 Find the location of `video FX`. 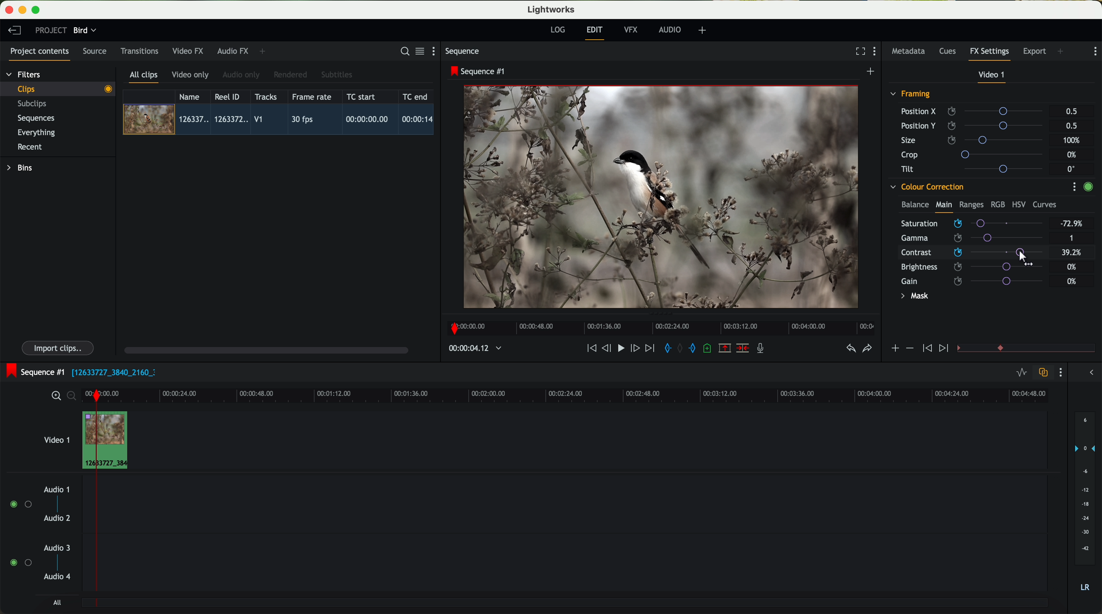

video FX is located at coordinates (190, 51).